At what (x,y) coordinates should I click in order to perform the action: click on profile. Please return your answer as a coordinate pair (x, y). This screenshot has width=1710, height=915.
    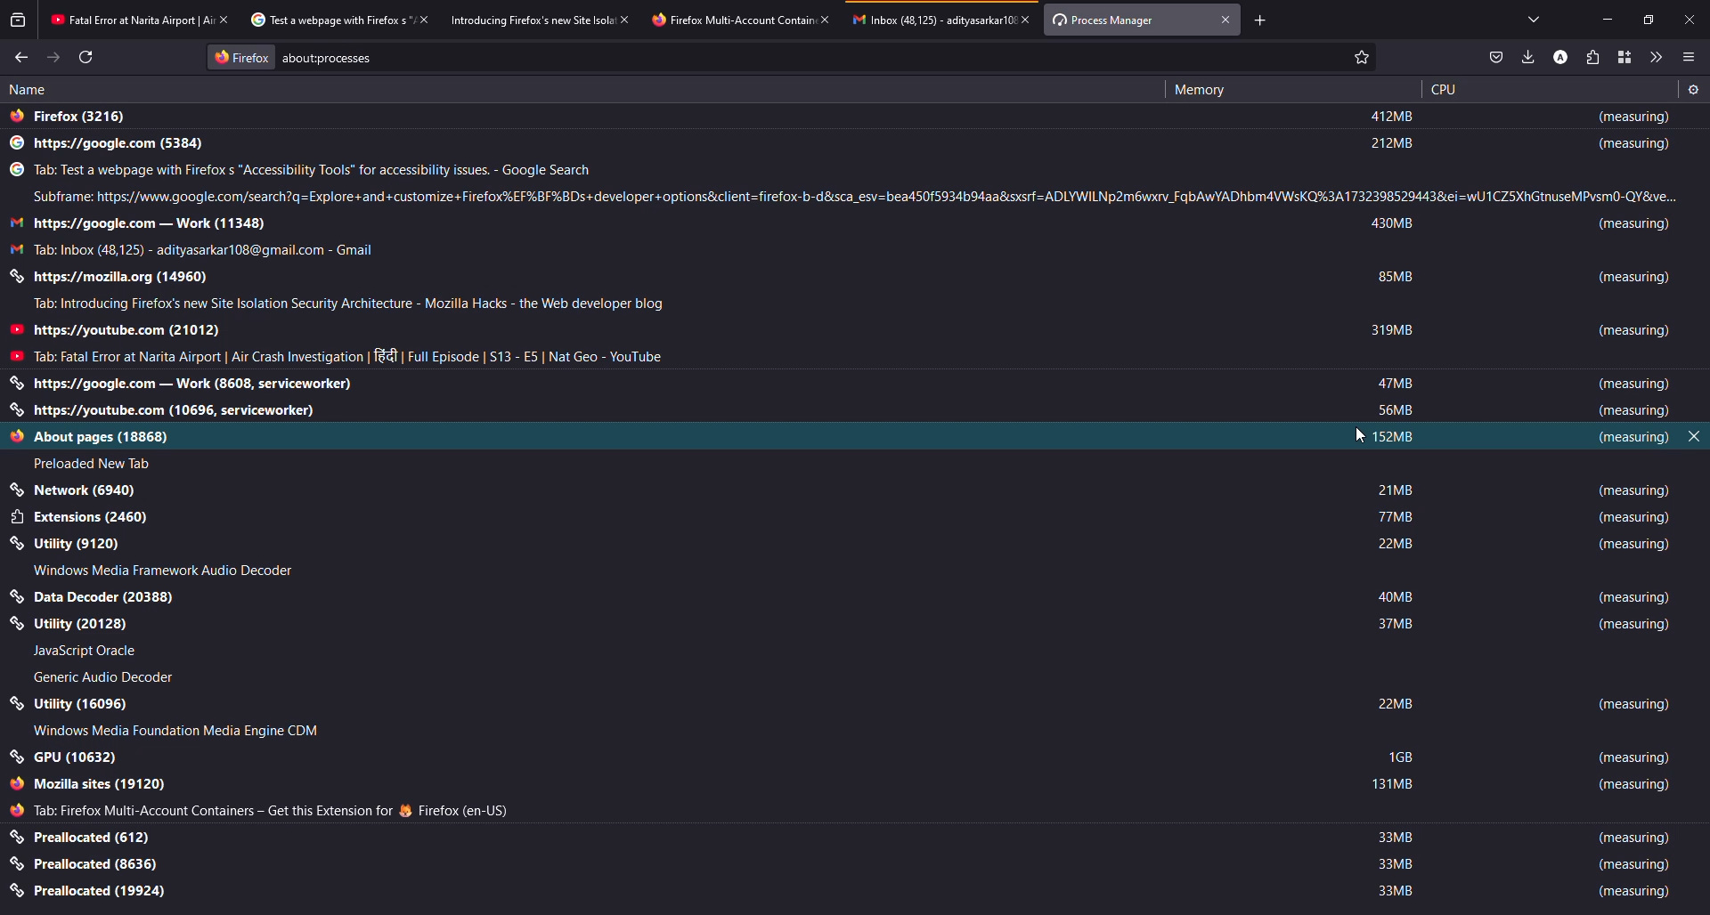
    Looking at the image, I should click on (1560, 58).